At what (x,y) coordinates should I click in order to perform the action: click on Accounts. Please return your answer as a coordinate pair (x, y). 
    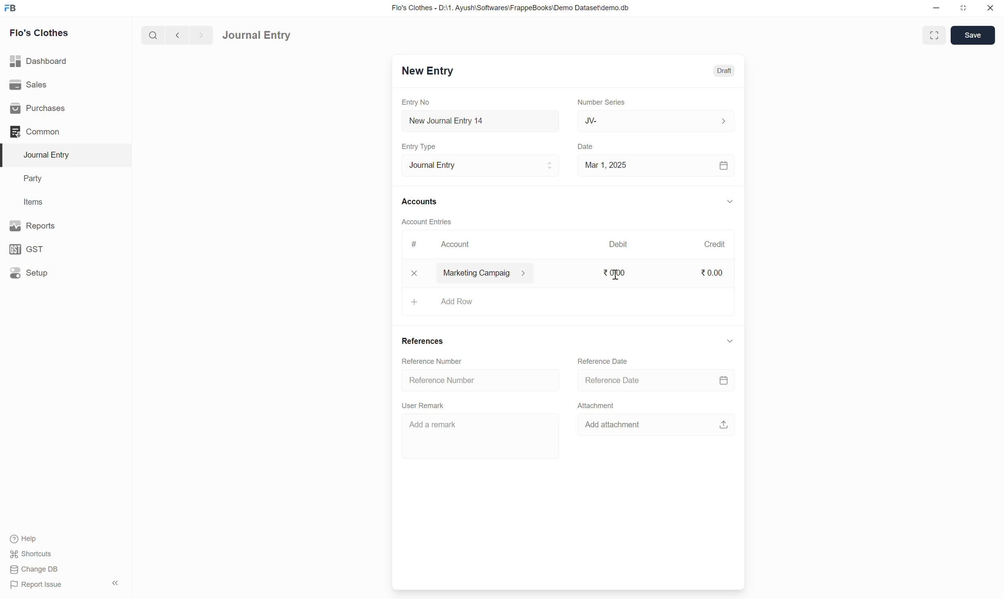
    Looking at the image, I should click on (421, 200).